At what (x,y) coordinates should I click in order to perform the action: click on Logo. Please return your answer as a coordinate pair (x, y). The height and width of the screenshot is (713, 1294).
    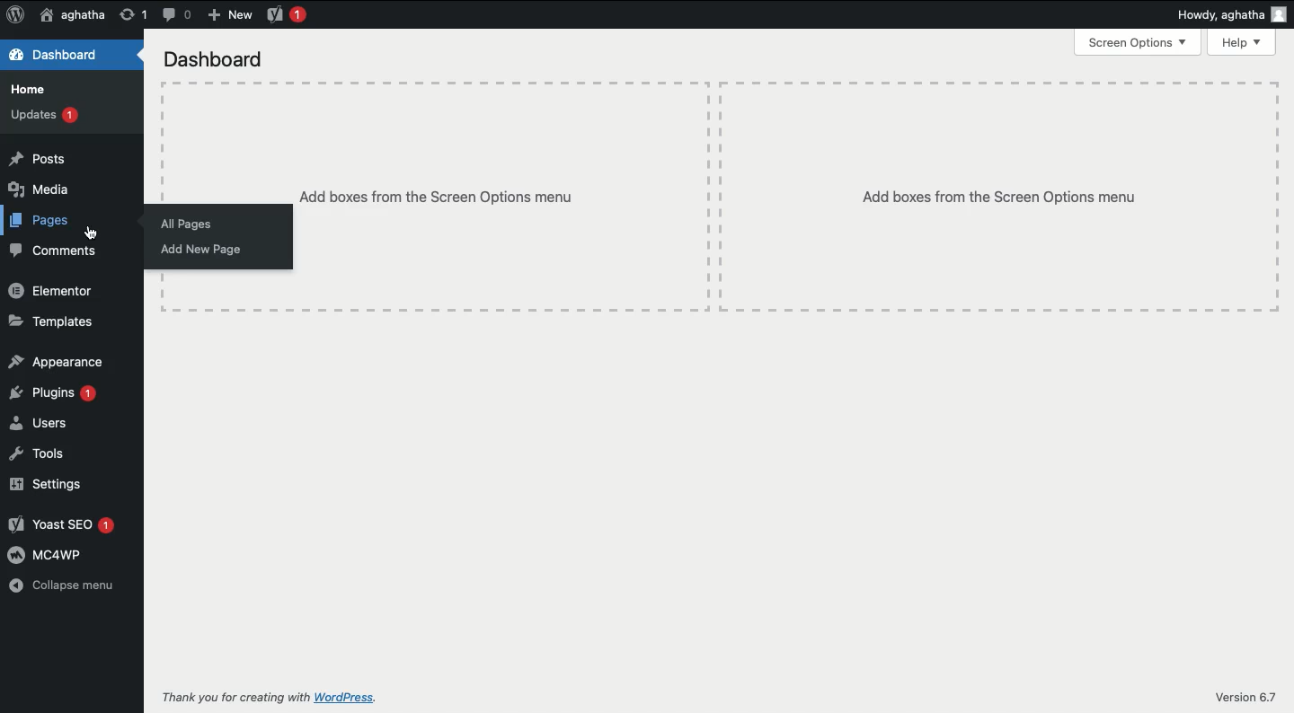
    Looking at the image, I should click on (15, 15).